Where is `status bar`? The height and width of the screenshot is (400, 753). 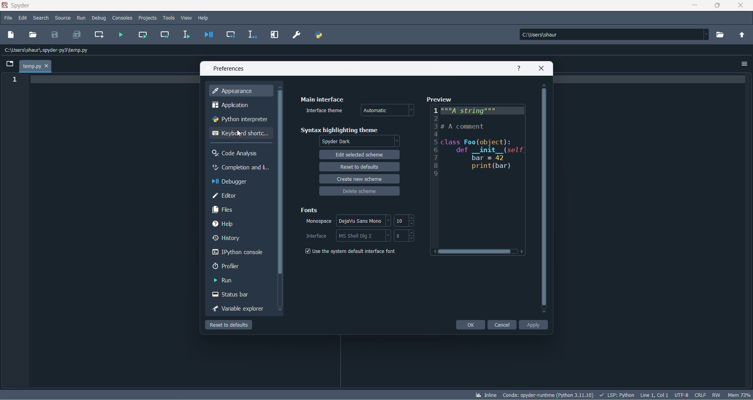 status bar is located at coordinates (236, 295).